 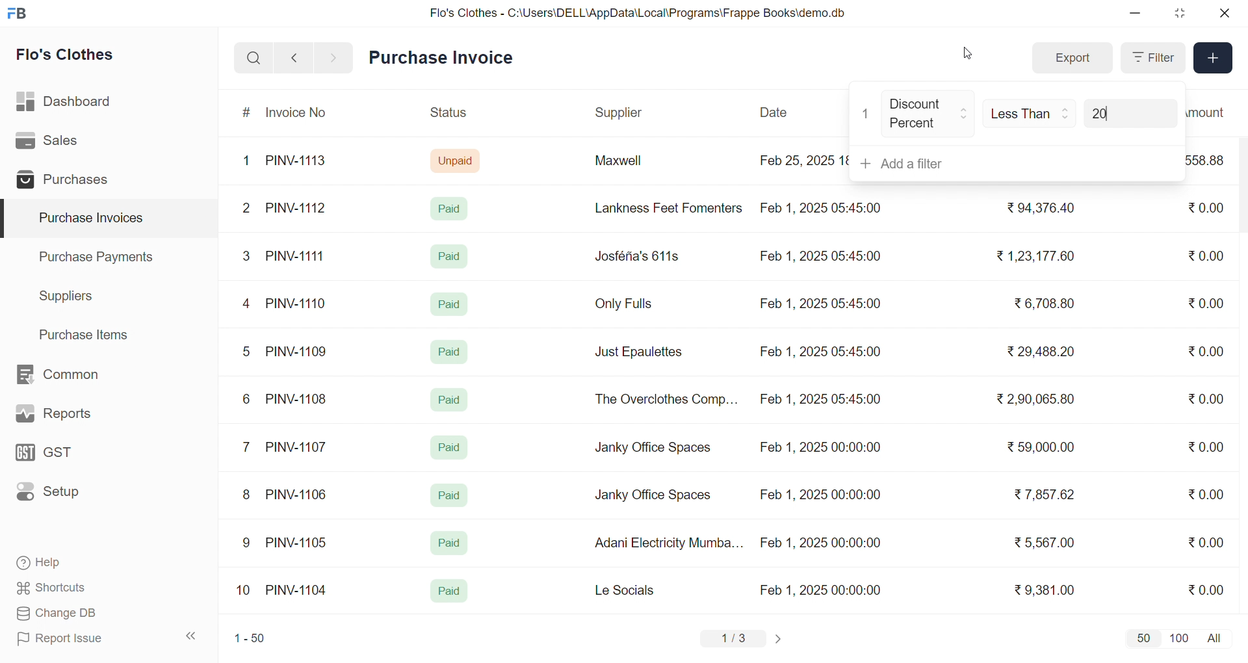 I want to click on Suppliers, so click(x=69, y=296).